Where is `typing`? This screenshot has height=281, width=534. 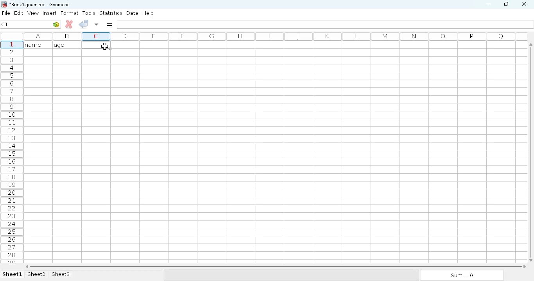
typing is located at coordinates (104, 46).